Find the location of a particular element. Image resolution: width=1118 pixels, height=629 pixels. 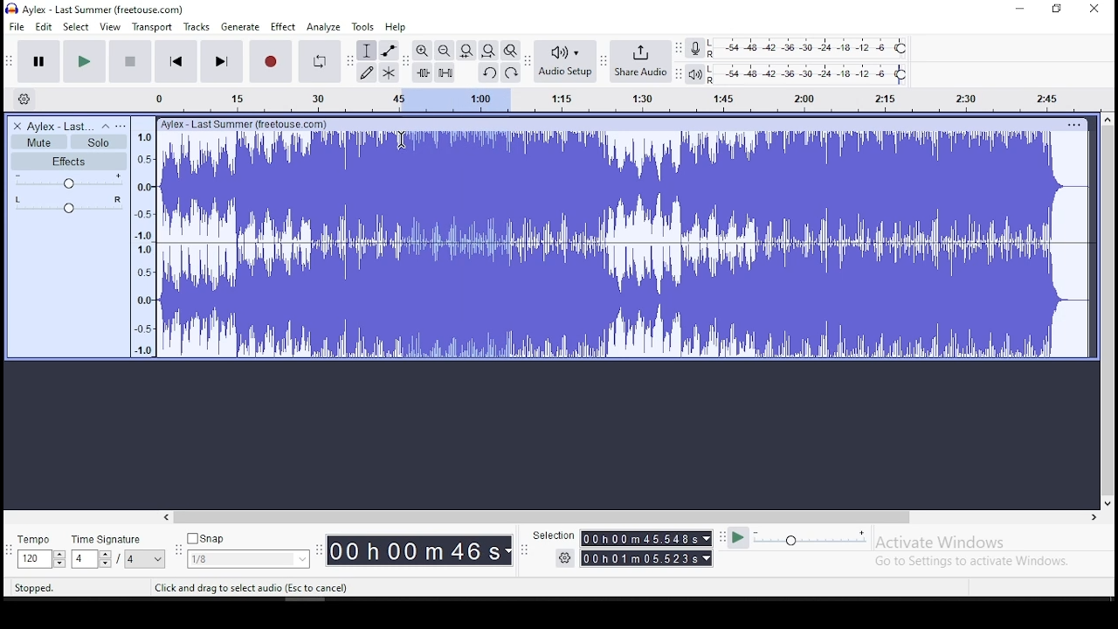

minimize is located at coordinates (1020, 9).